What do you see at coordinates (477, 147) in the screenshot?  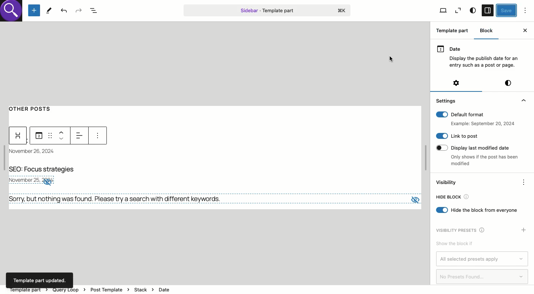 I see `Display last modified date` at bounding box center [477, 147].